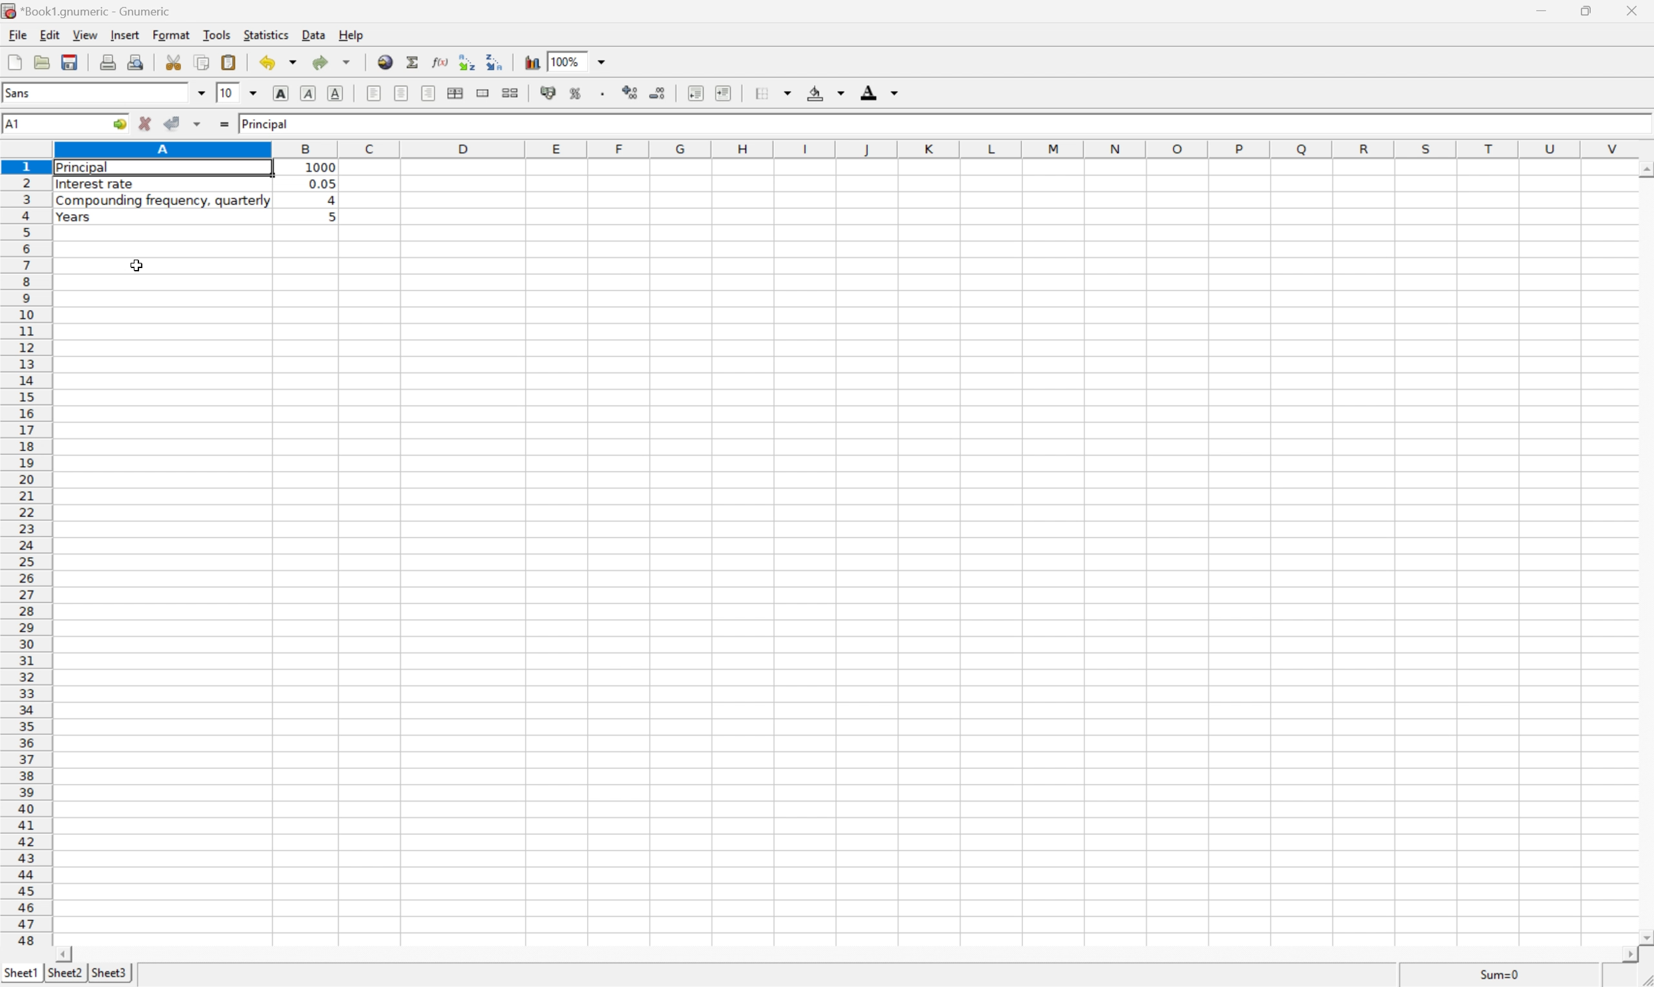 The image size is (1654, 987). Describe the element at coordinates (160, 202) in the screenshot. I see `compounding frequency, quarterly` at that location.